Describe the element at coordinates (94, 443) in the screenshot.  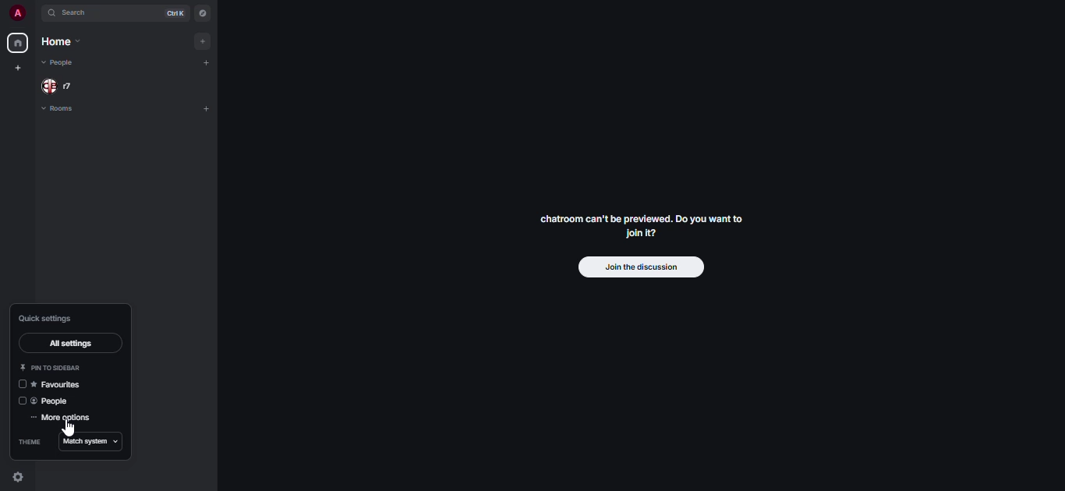
I see `match system` at that location.